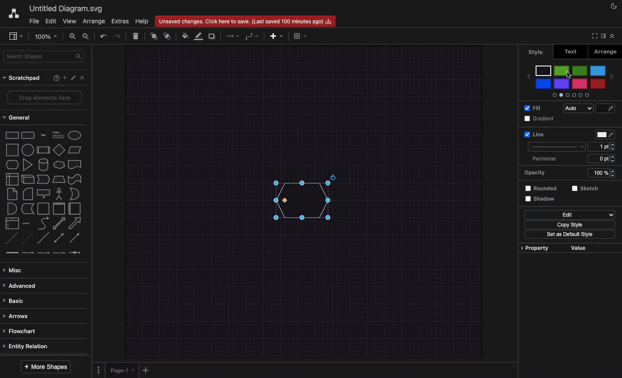 The image size is (622, 378). What do you see at coordinates (570, 51) in the screenshot?
I see `Text` at bounding box center [570, 51].